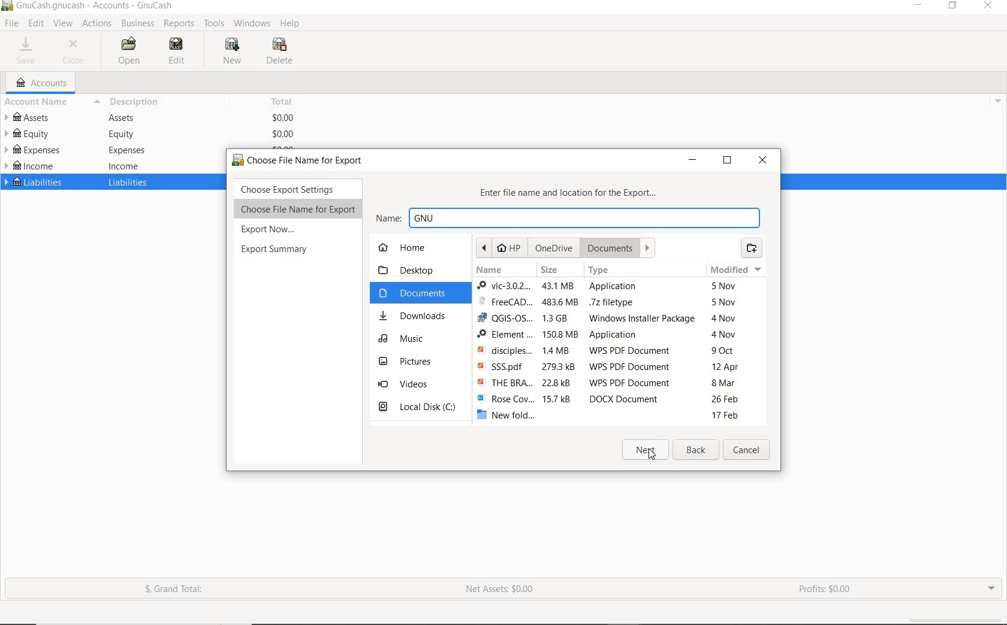 This screenshot has height=625, width=1007. What do you see at coordinates (418, 406) in the screenshot?
I see `local disk c` at bounding box center [418, 406].